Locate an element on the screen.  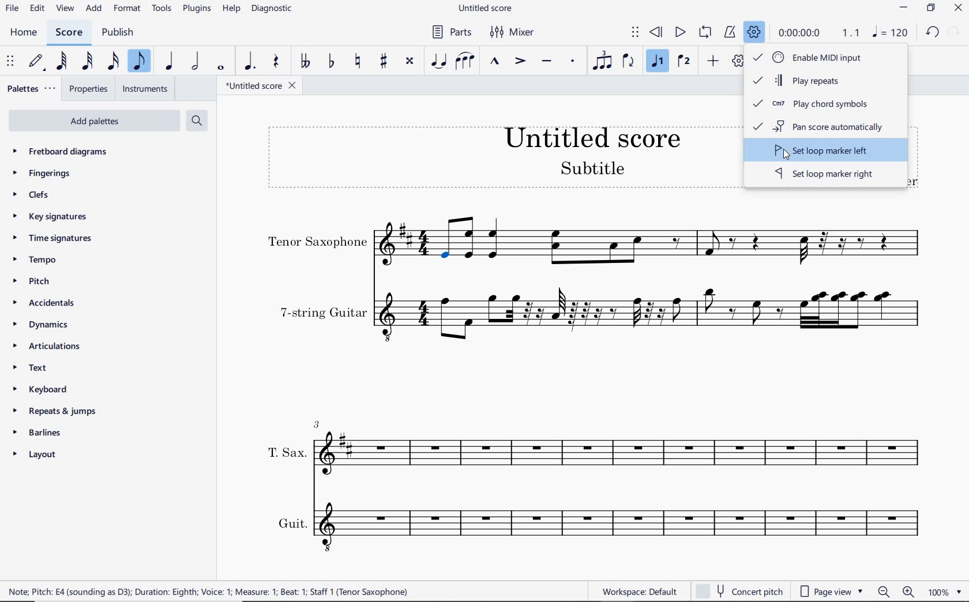
pan score automatically is located at coordinates (824, 127).